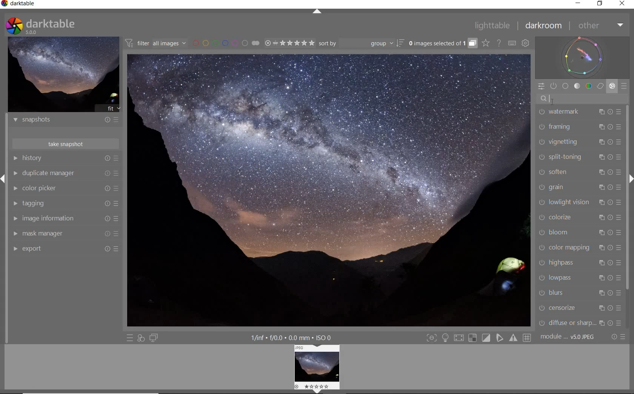  I want to click on SPLIT-TONING, so click(561, 158).